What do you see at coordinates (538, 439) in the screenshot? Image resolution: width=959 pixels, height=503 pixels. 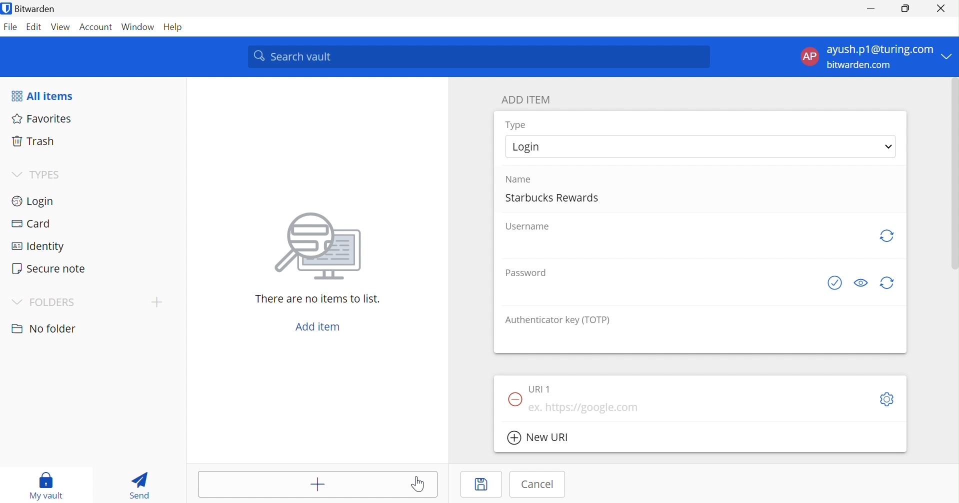 I see `New URI` at bounding box center [538, 439].